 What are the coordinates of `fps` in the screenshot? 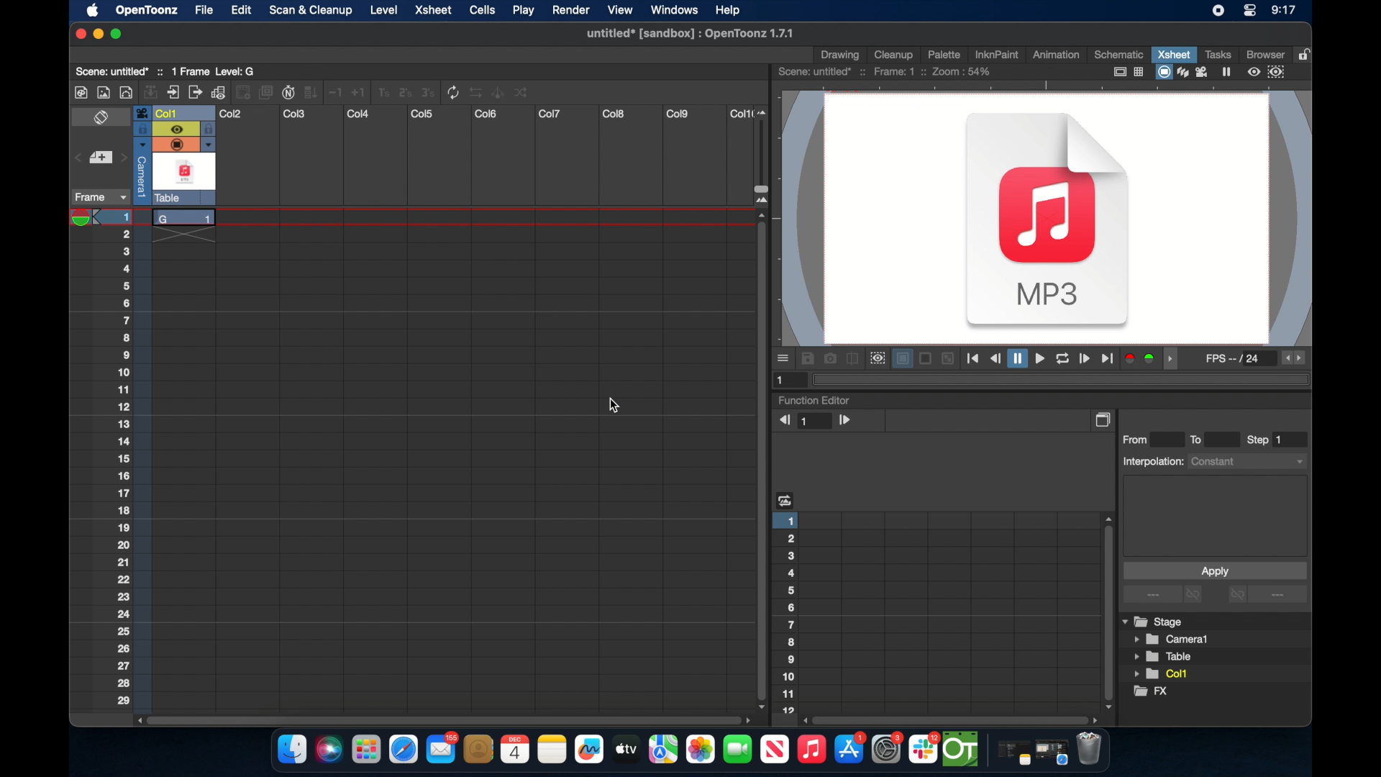 It's located at (1295, 358).